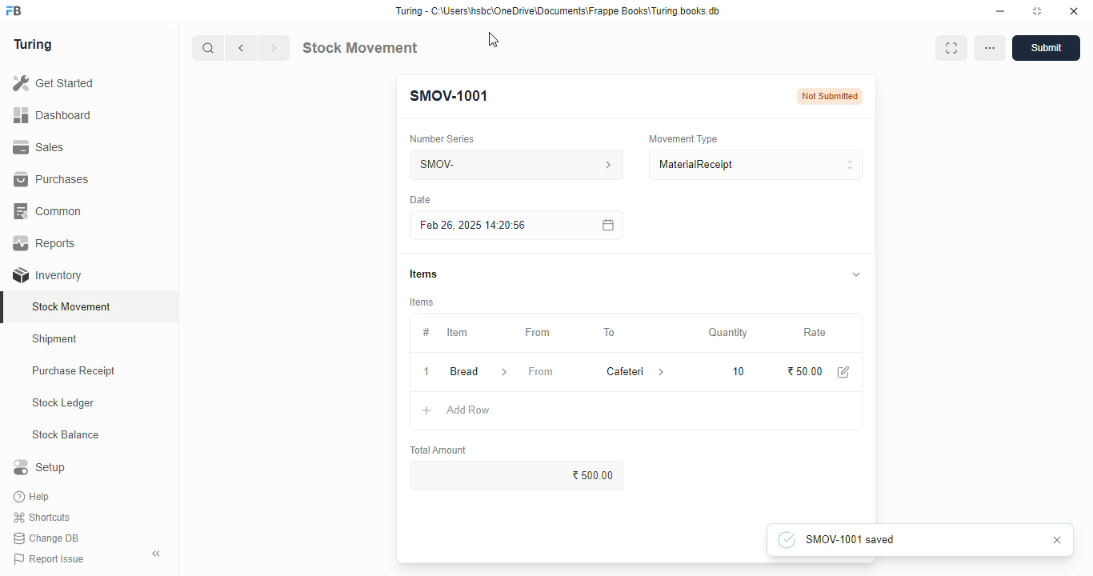  What do you see at coordinates (621, 371) in the screenshot?
I see `cafeteria` at bounding box center [621, 371].